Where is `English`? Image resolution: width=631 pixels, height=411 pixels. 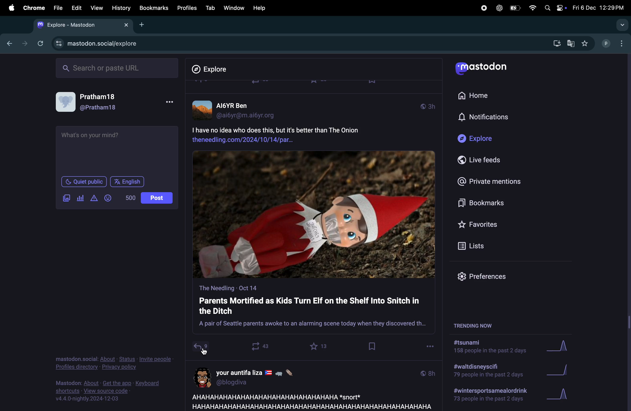 English is located at coordinates (128, 182).